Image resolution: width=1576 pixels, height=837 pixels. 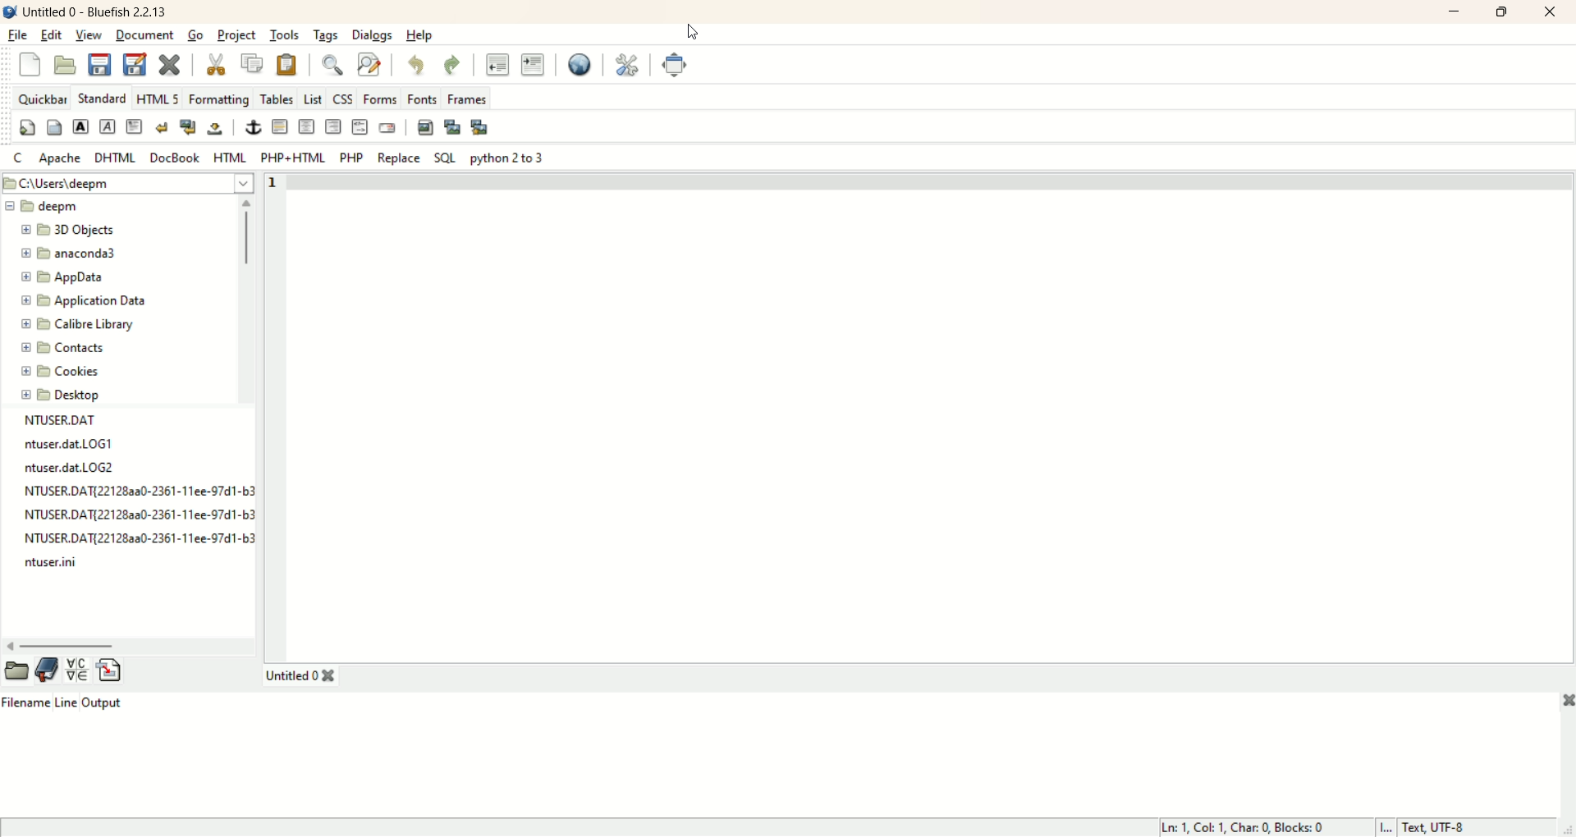 What do you see at coordinates (63, 280) in the screenshot?
I see `appdata` at bounding box center [63, 280].